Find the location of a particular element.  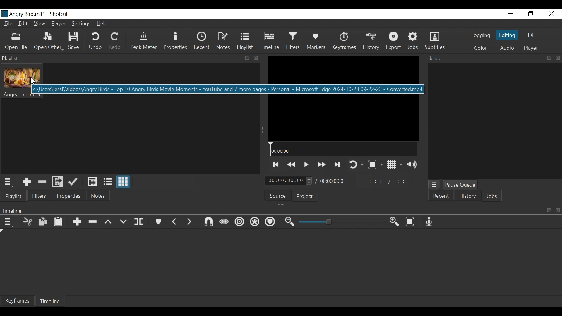

History is located at coordinates (467, 196).